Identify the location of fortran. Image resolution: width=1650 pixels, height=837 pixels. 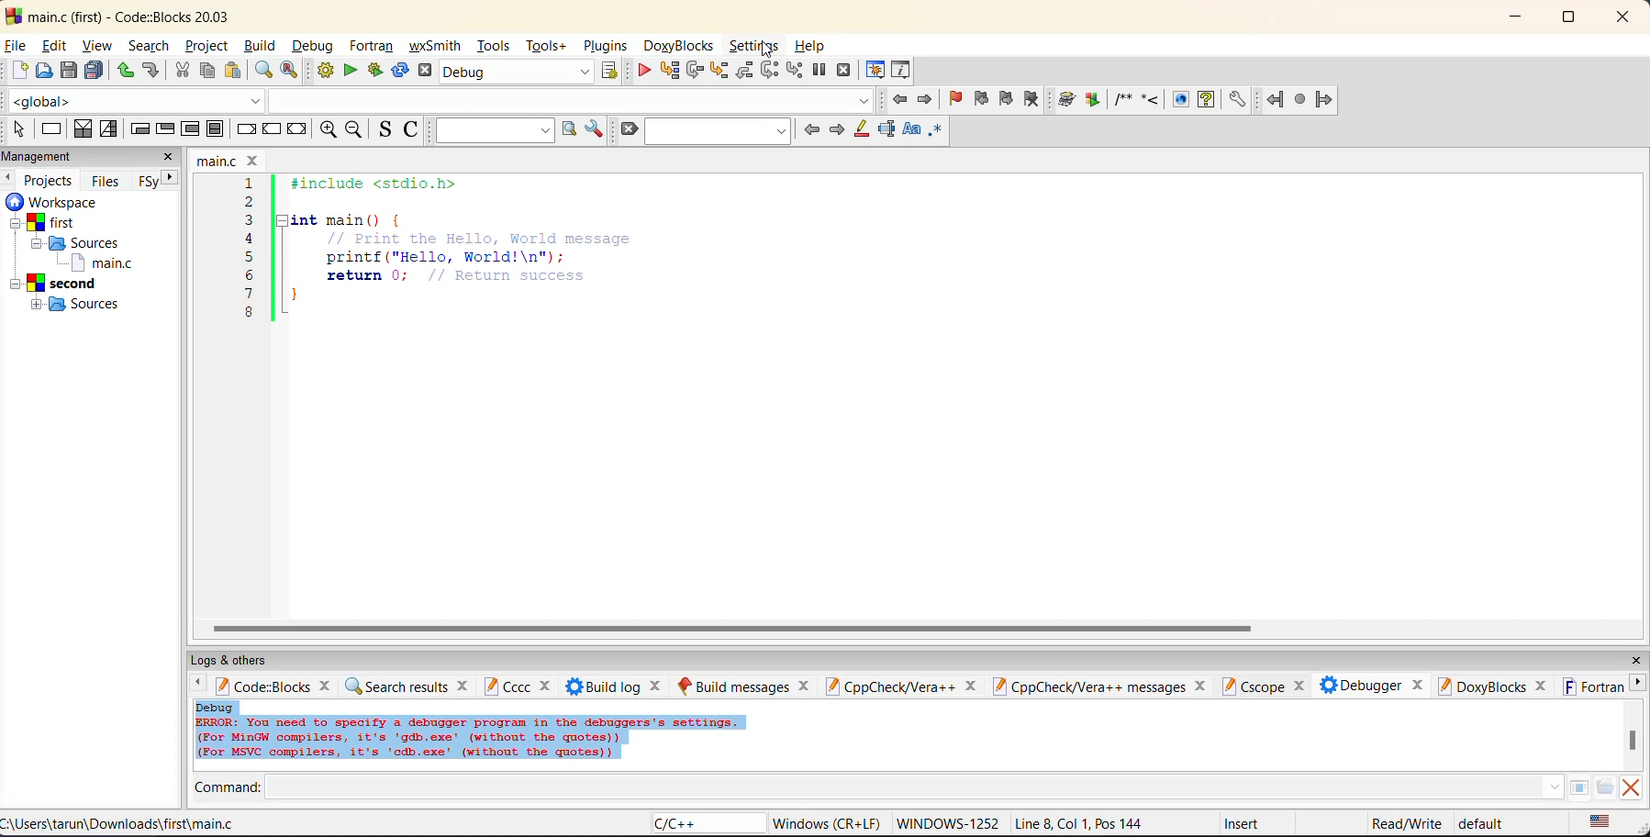
(1592, 687).